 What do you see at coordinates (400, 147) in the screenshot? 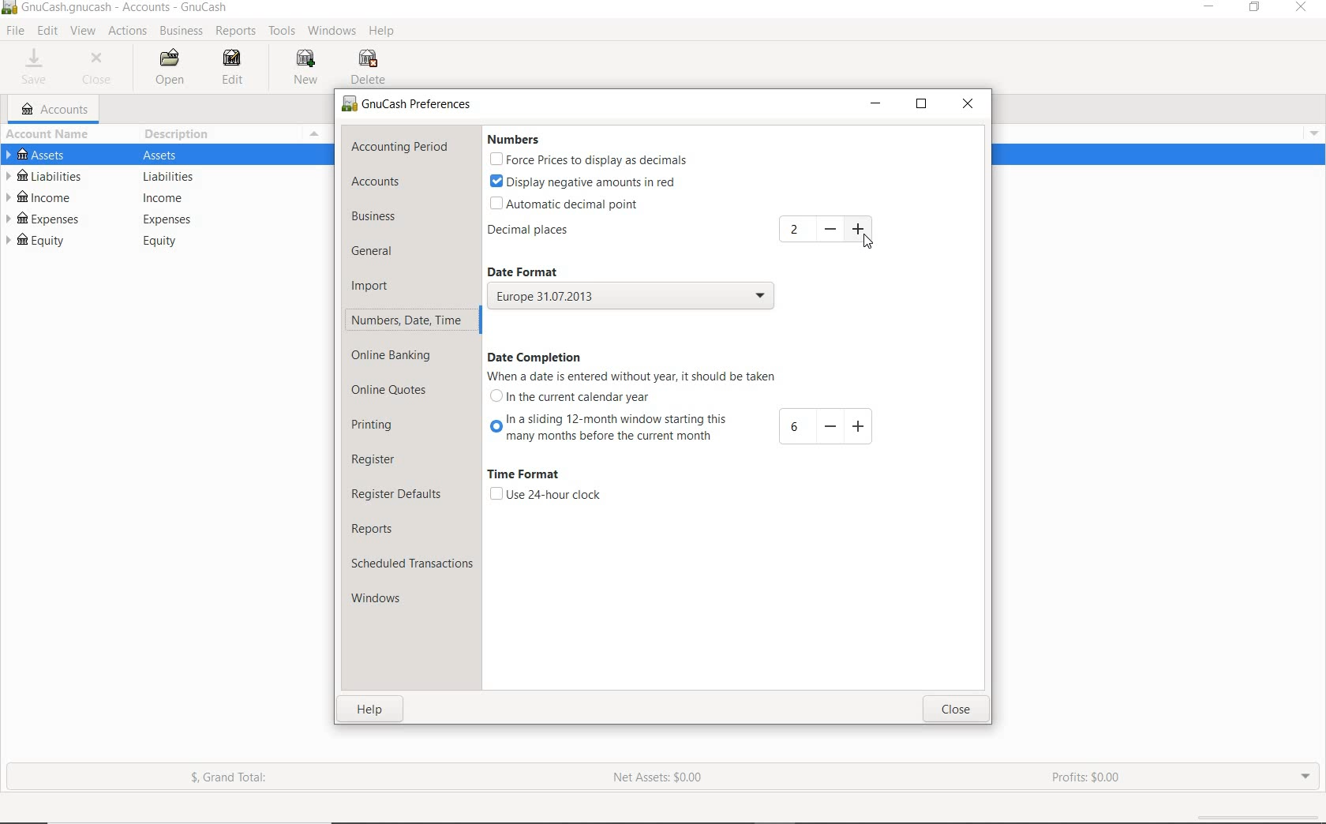
I see `accounting period` at bounding box center [400, 147].